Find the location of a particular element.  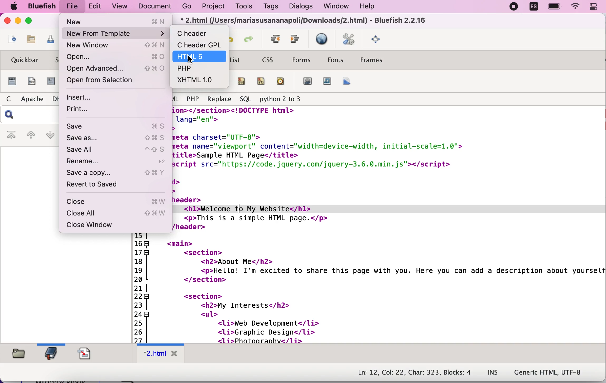

Bluefish is located at coordinates (41, 6).